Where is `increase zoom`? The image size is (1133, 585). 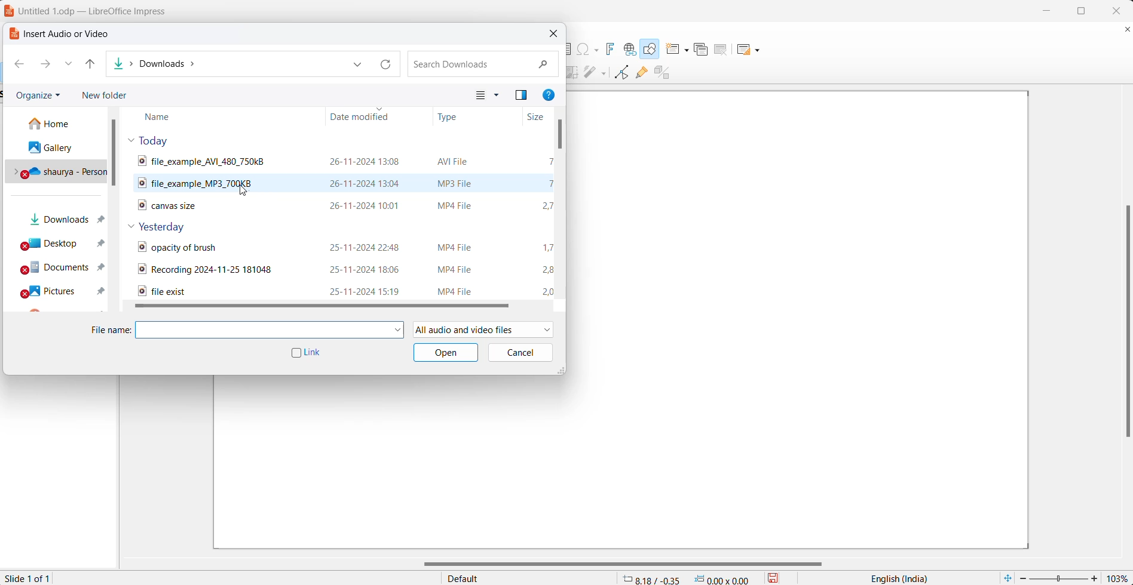
increase zoom is located at coordinates (1095, 577).